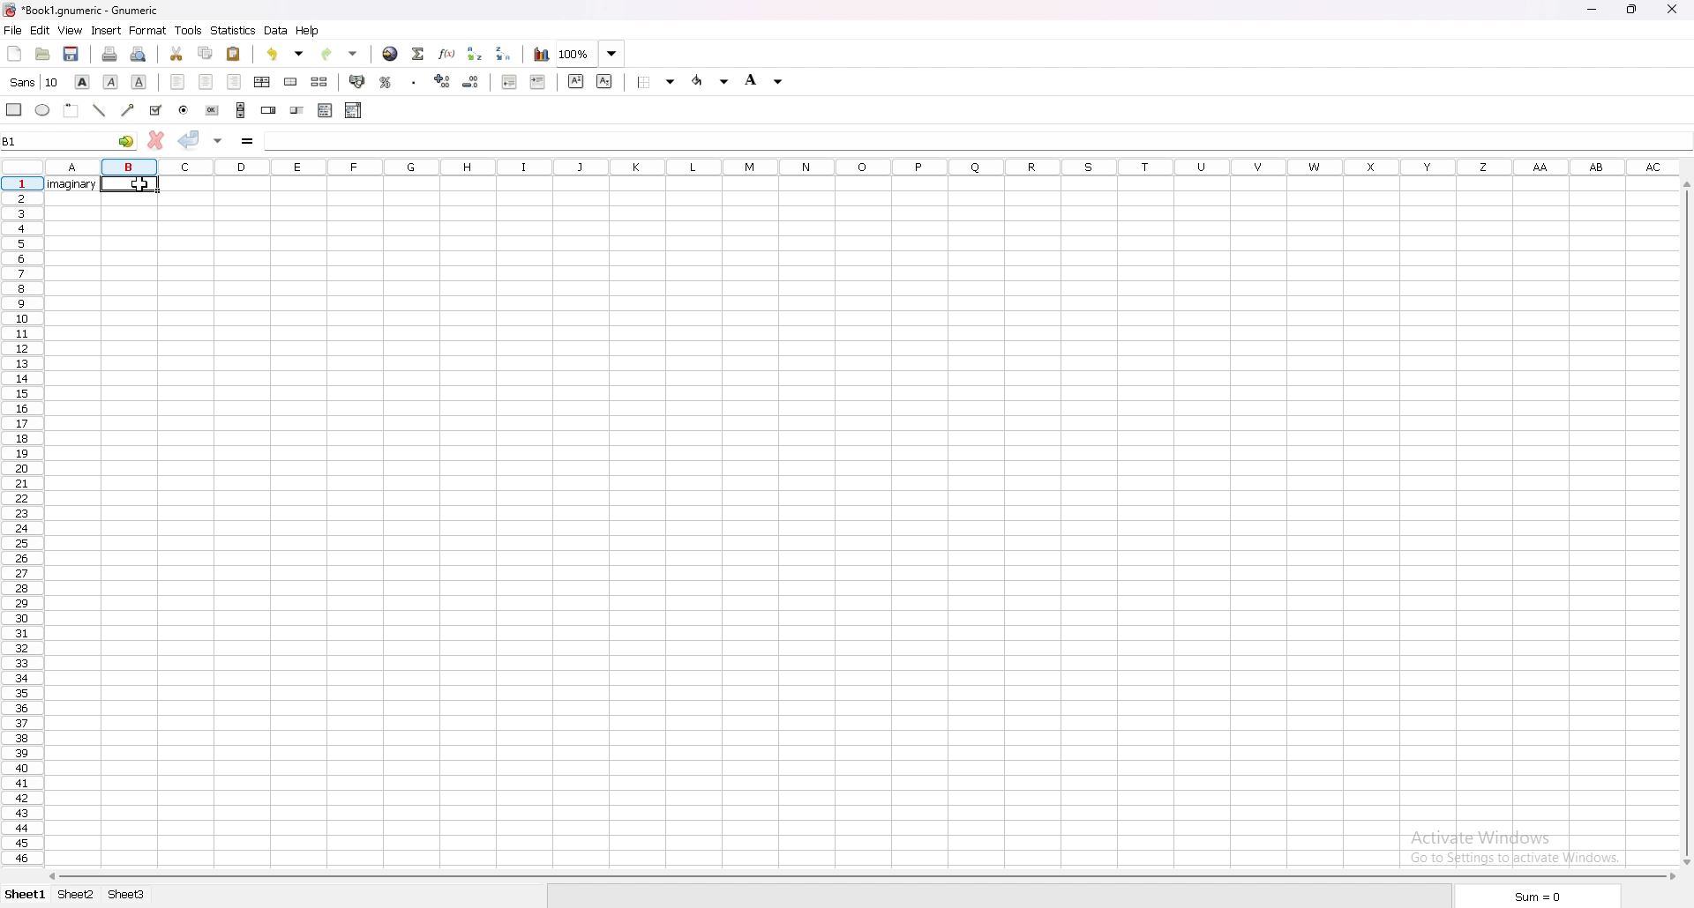 The height and width of the screenshot is (908, 1694). What do you see at coordinates (864, 877) in the screenshot?
I see `scroll bar` at bounding box center [864, 877].